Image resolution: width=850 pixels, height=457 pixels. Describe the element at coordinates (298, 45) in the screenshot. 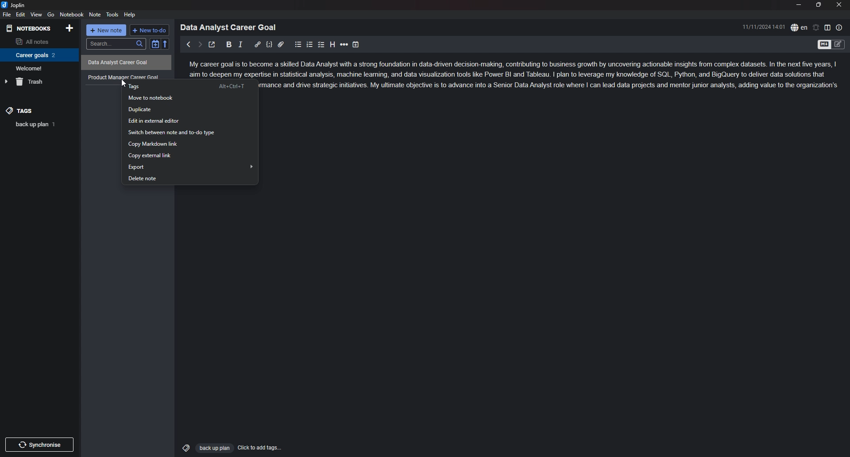

I see `bullet list` at that location.